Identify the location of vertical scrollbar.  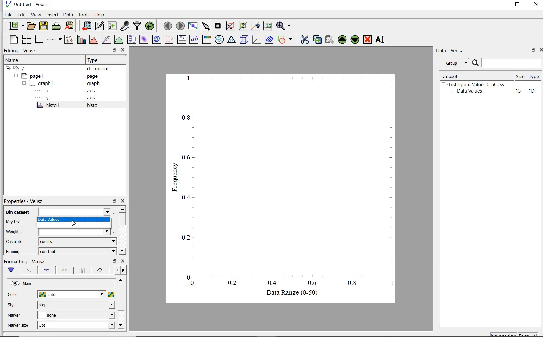
(122, 219).